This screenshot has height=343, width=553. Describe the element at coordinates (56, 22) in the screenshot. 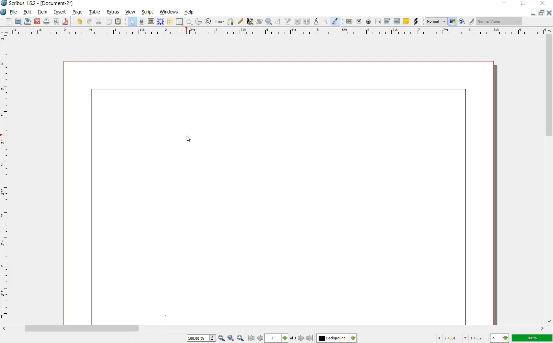

I see `PRFELIGHT VERIFIER` at that location.